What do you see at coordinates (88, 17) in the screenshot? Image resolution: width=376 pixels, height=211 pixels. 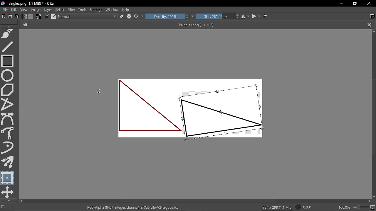 I see `Normal` at bounding box center [88, 17].